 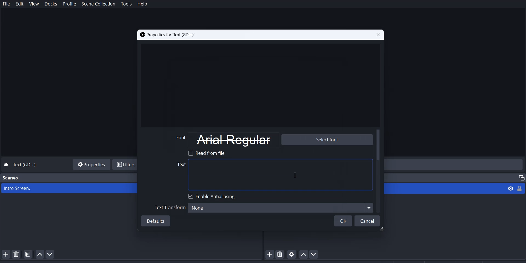 I want to click on Filters, so click(x=126, y=164).